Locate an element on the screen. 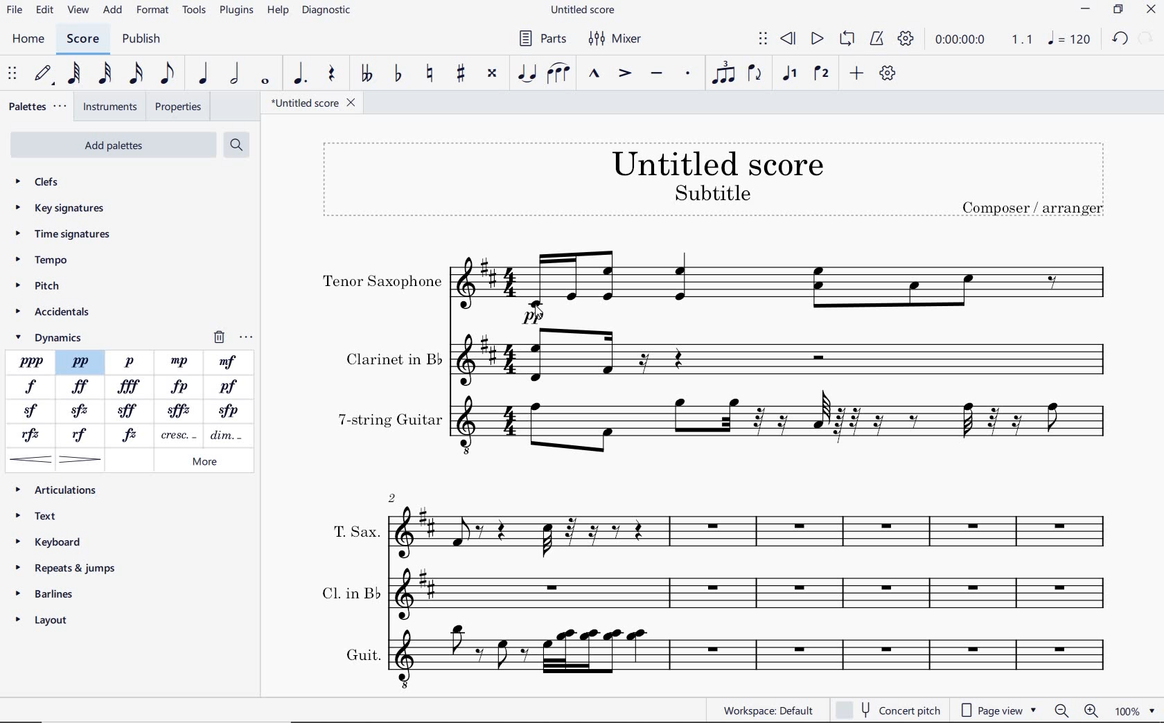  zoom out is located at coordinates (1062, 711).